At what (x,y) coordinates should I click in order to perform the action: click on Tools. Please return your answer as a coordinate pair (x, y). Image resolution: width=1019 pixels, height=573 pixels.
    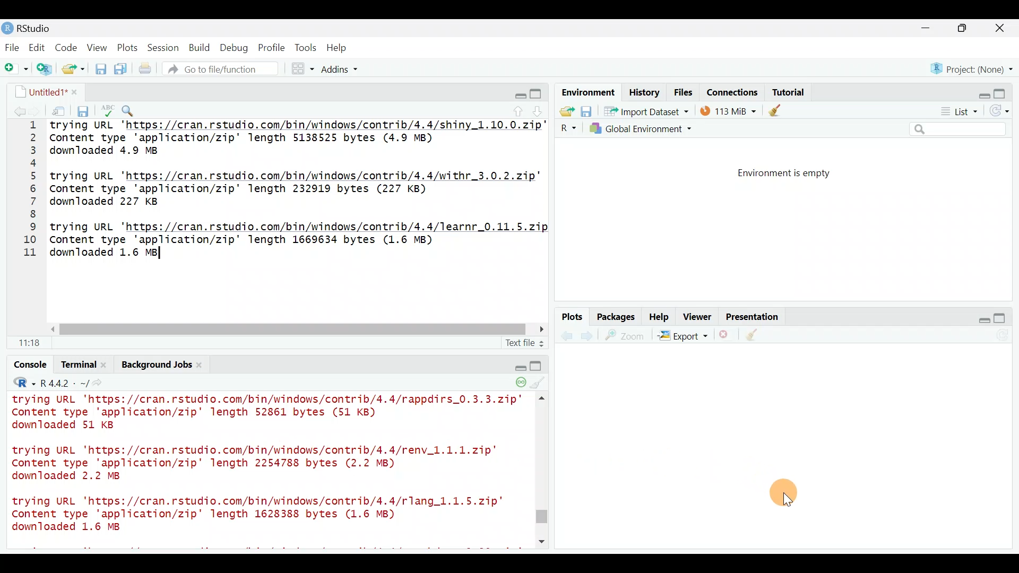
    Looking at the image, I should click on (306, 47).